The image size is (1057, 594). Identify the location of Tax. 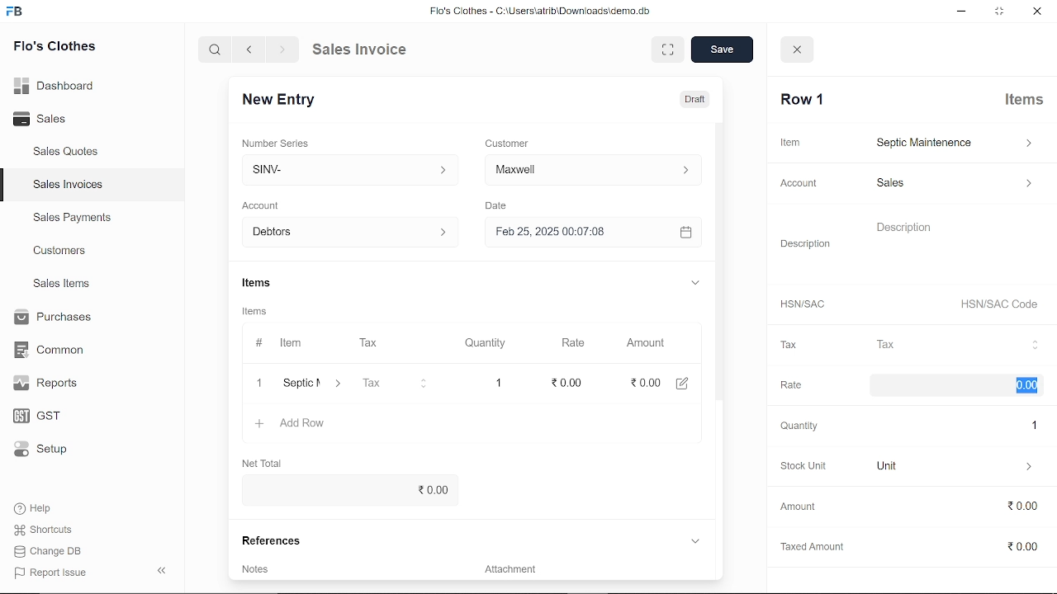
(381, 344).